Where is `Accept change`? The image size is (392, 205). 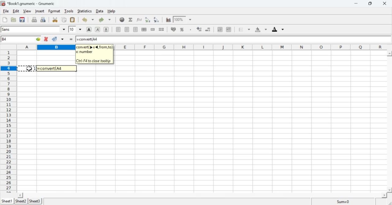 Accept change is located at coordinates (58, 39).